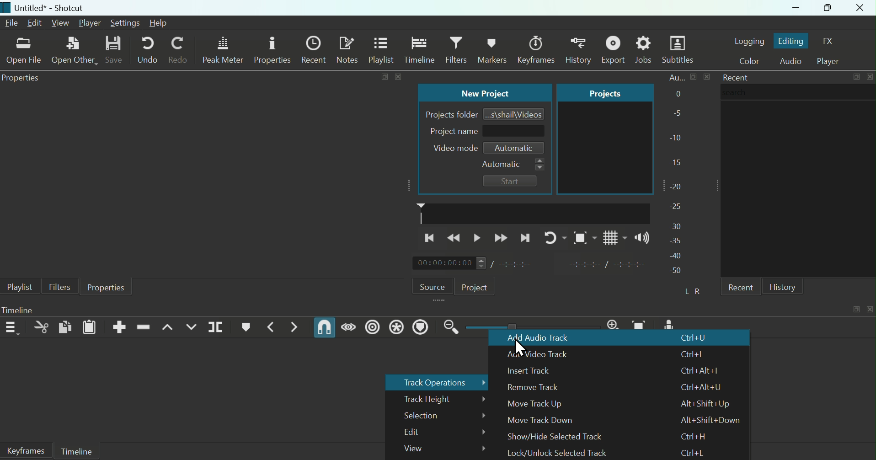  Describe the element at coordinates (59, 285) in the screenshot. I see `Filters` at that location.